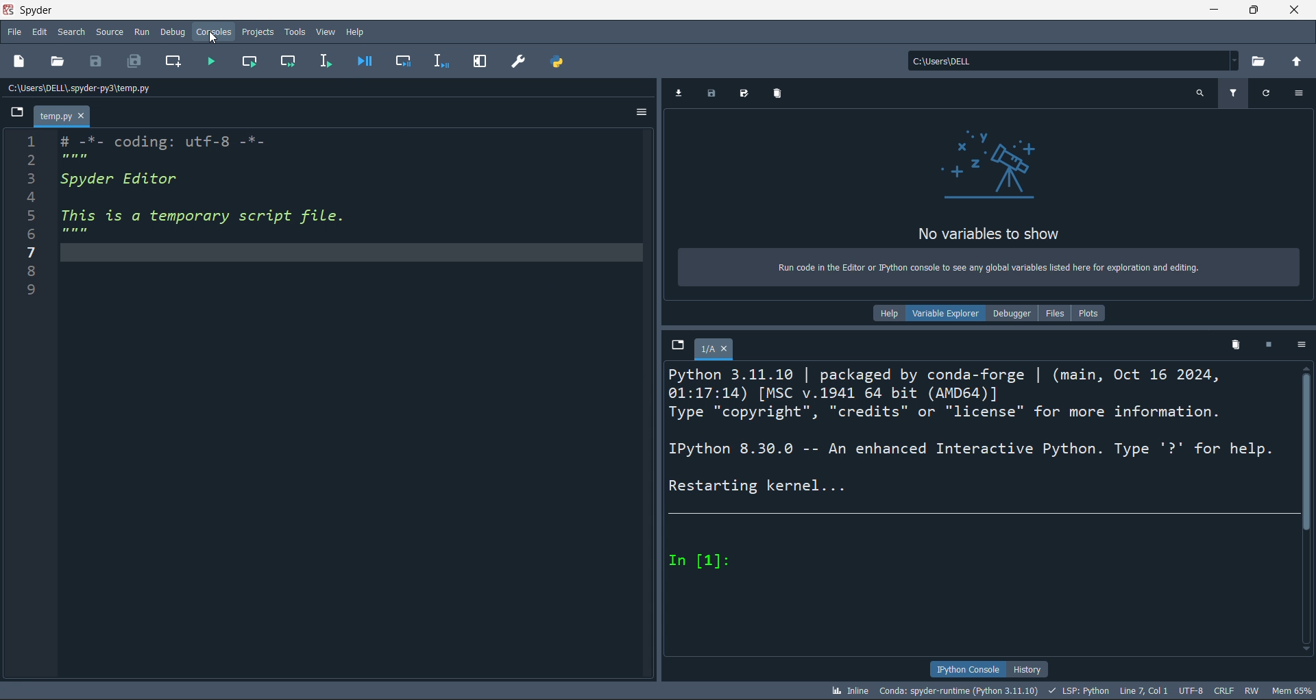 Image resolution: width=1316 pixels, height=700 pixels. I want to click on ipython console, so click(964, 668).